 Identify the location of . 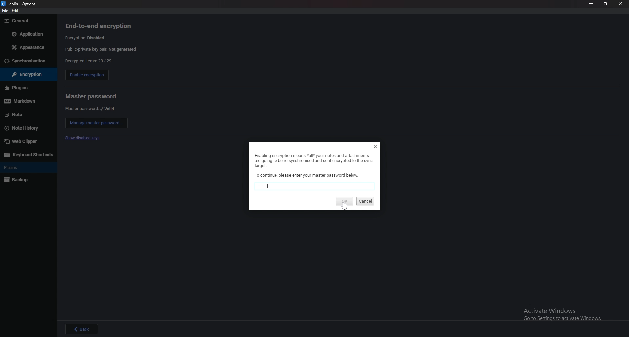
(27, 48).